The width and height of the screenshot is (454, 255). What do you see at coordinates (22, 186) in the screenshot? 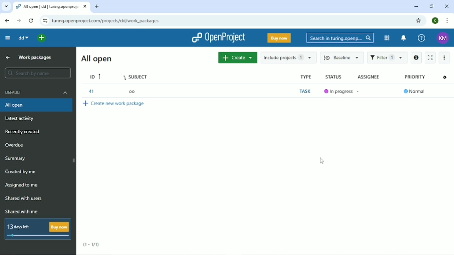
I see `Assigned to me` at bounding box center [22, 186].